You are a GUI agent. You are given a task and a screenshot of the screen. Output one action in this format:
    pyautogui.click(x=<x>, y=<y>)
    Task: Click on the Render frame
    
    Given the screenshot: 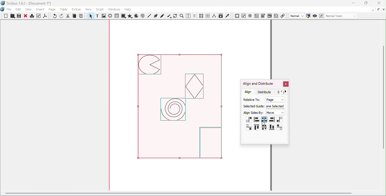 What is the action you would take?
    pyautogui.click(x=110, y=16)
    